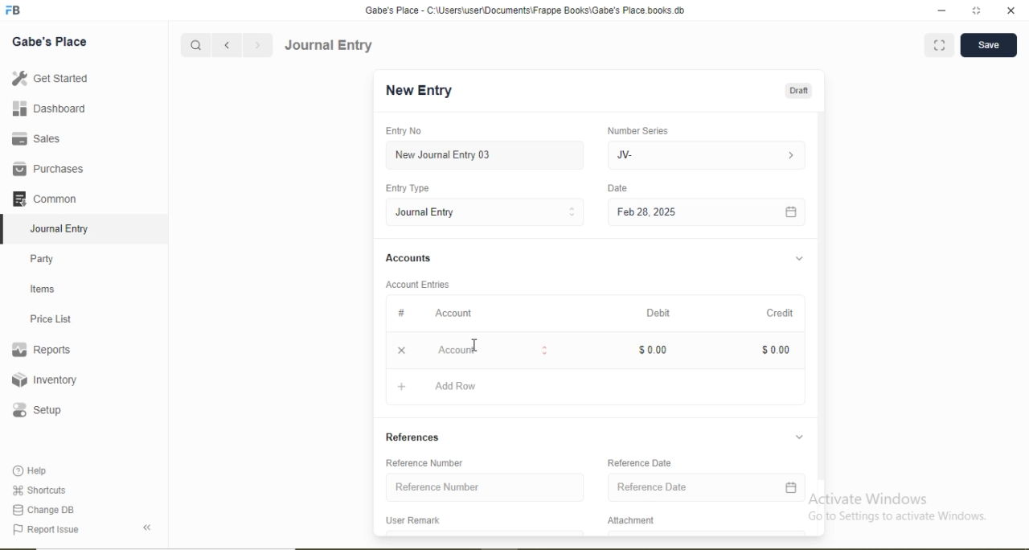 The height and width of the screenshot is (550, 1029). Describe the element at coordinates (403, 130) in the screenshot. I see `Entry No` at that location.